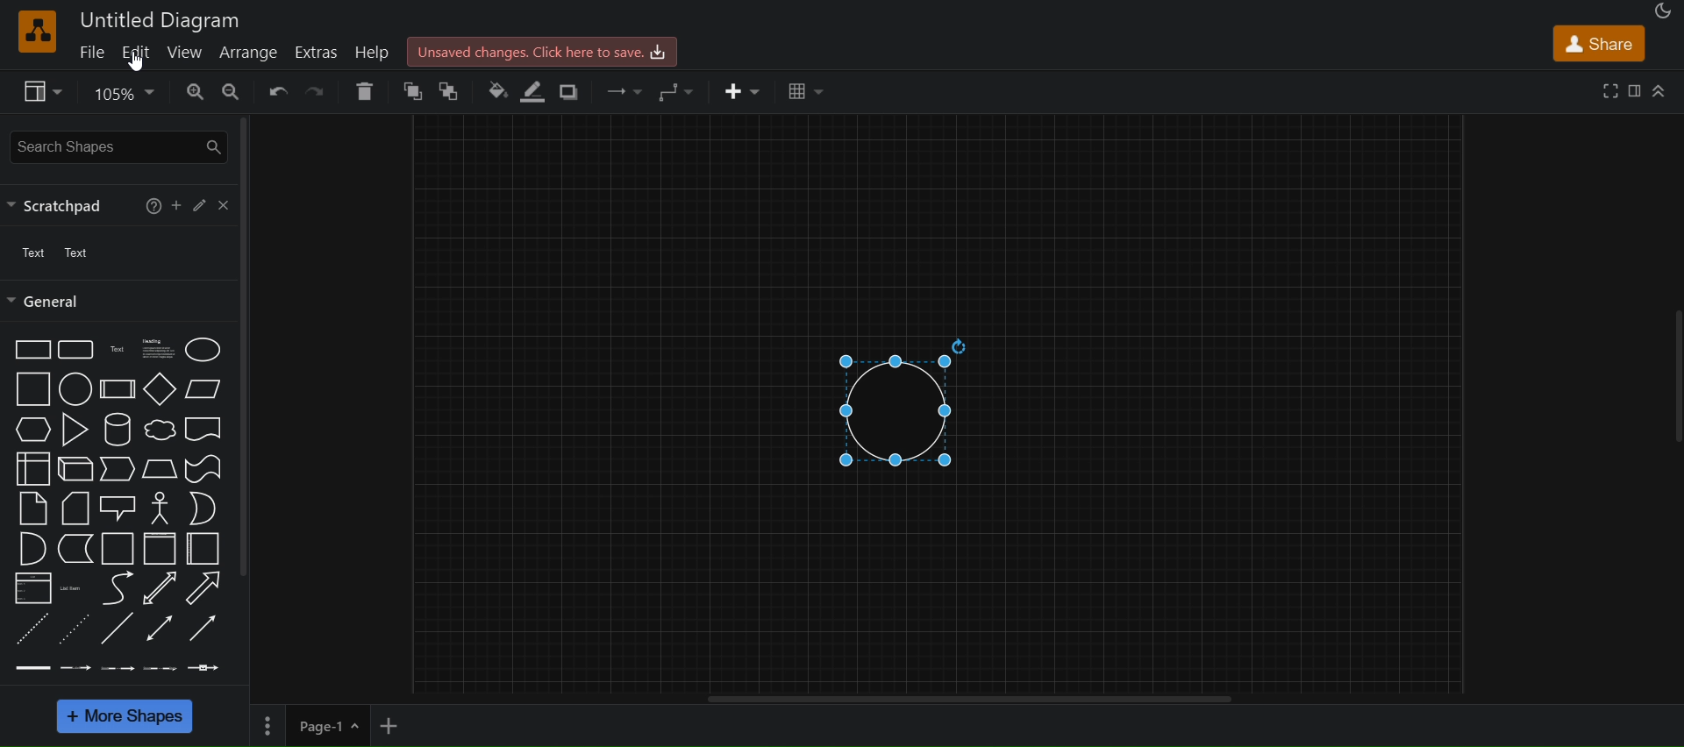 The width and height of the screenshot is (1684, 747). Describe the element at coordinates (75, 348) in the screenshot. I see `rounded rectangle` at that location.